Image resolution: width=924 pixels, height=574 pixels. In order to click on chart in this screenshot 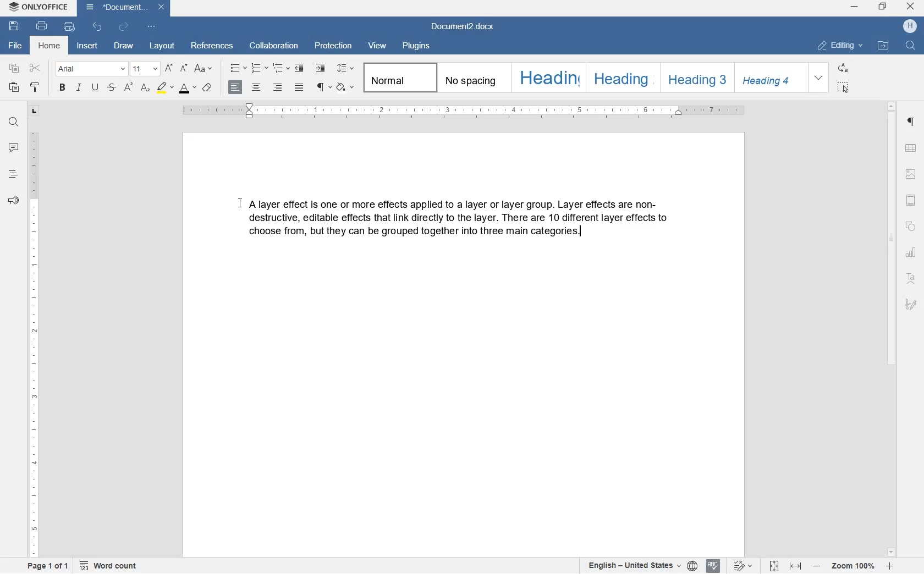, I will do `click(912, 252)`.